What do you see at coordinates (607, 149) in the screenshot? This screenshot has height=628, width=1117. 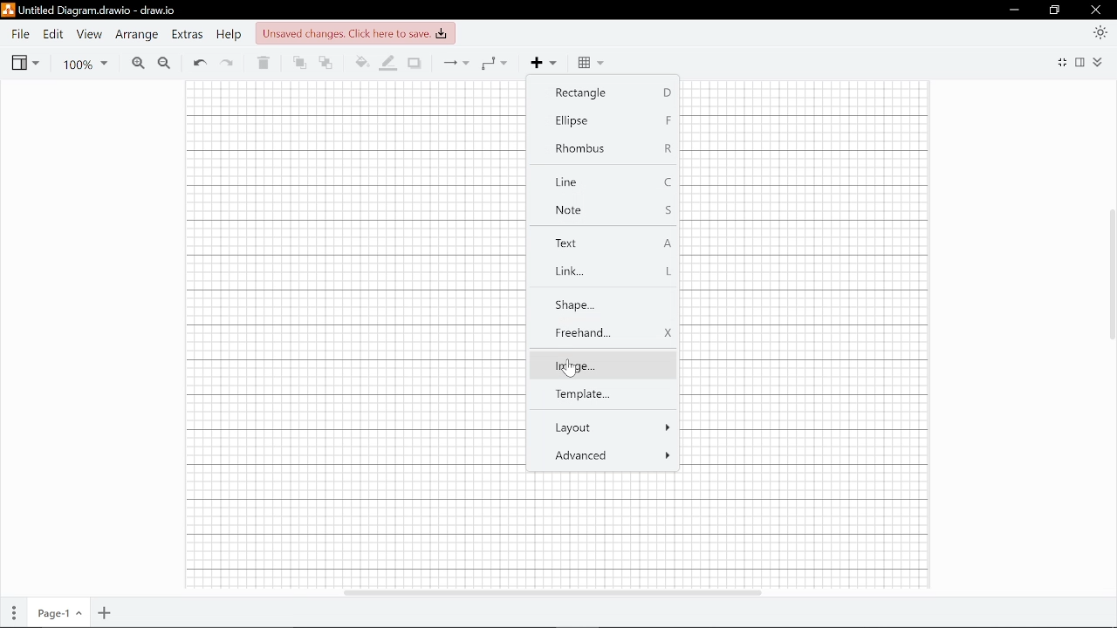 I see `Rhombus` at bounding box center [607, 149].